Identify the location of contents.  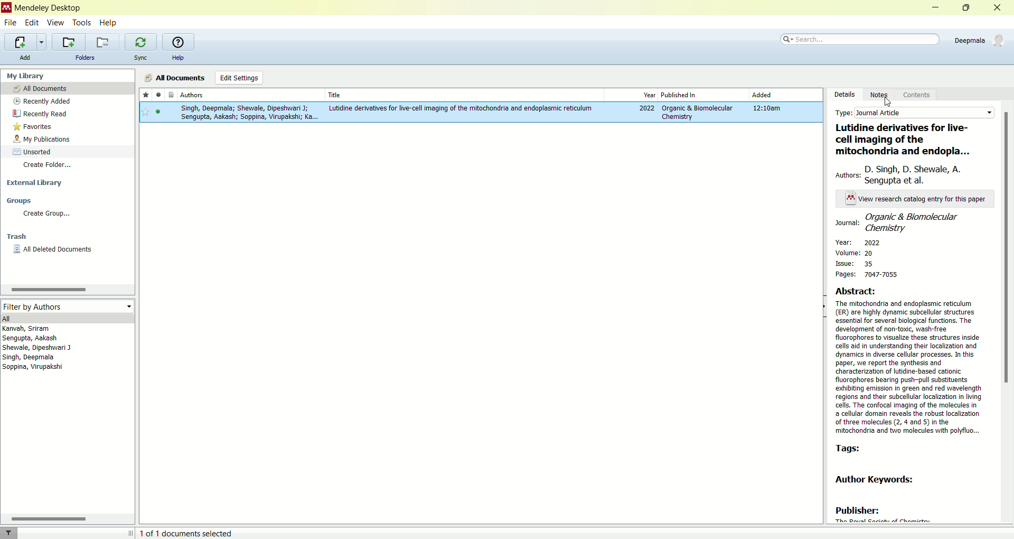
(919, 94).